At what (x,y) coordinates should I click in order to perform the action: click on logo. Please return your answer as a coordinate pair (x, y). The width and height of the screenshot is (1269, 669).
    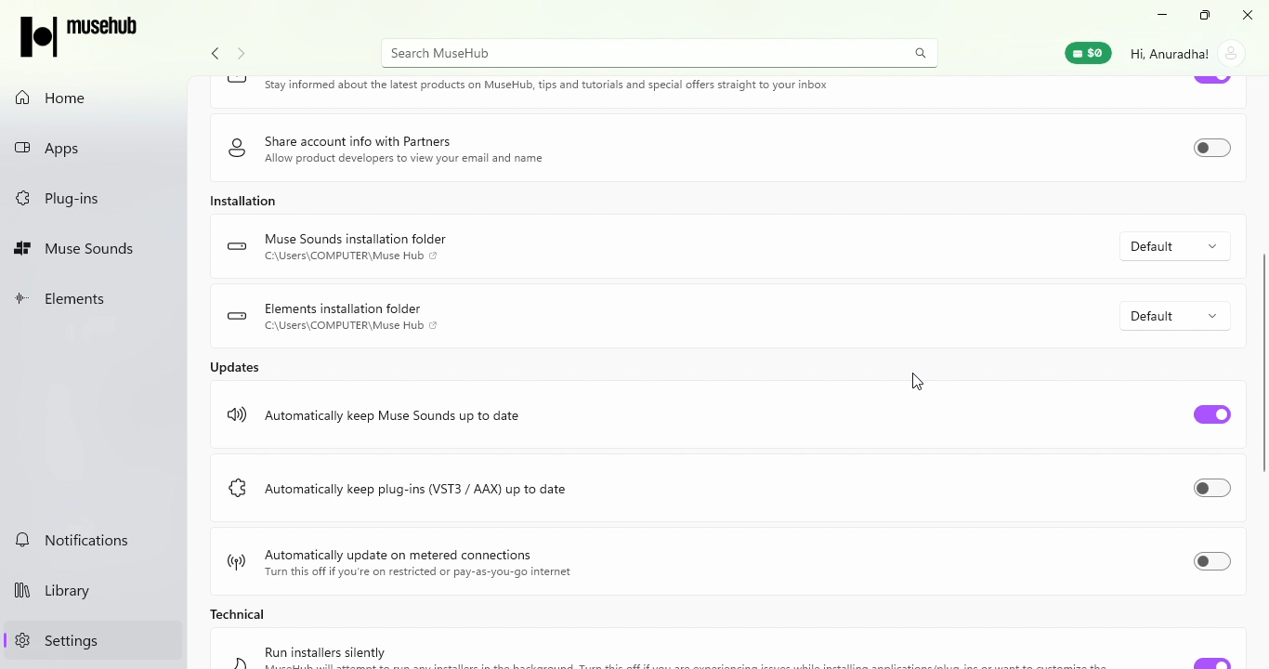
    Looking at the image, I should click on (237, 147).